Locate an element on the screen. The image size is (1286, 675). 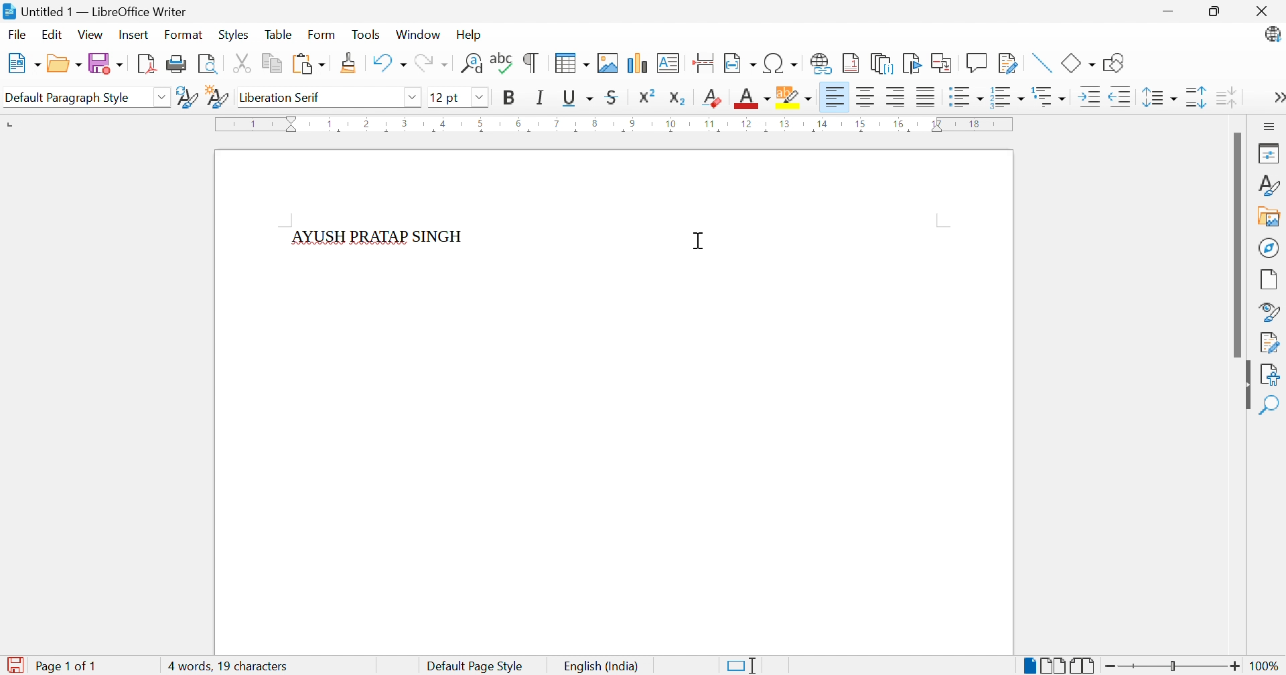
Font Color is located at coordinates (750, 98).